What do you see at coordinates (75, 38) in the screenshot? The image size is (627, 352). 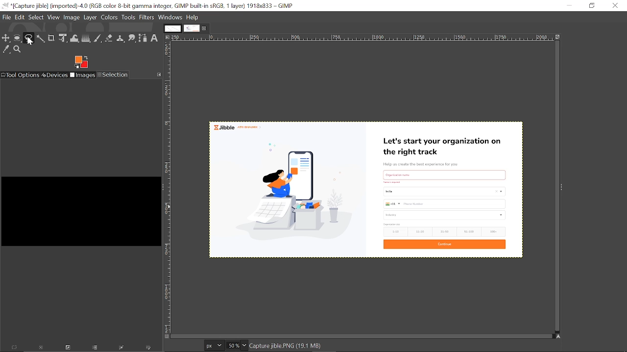 I see `Wrap text tool` at bounding box center [75, 38].